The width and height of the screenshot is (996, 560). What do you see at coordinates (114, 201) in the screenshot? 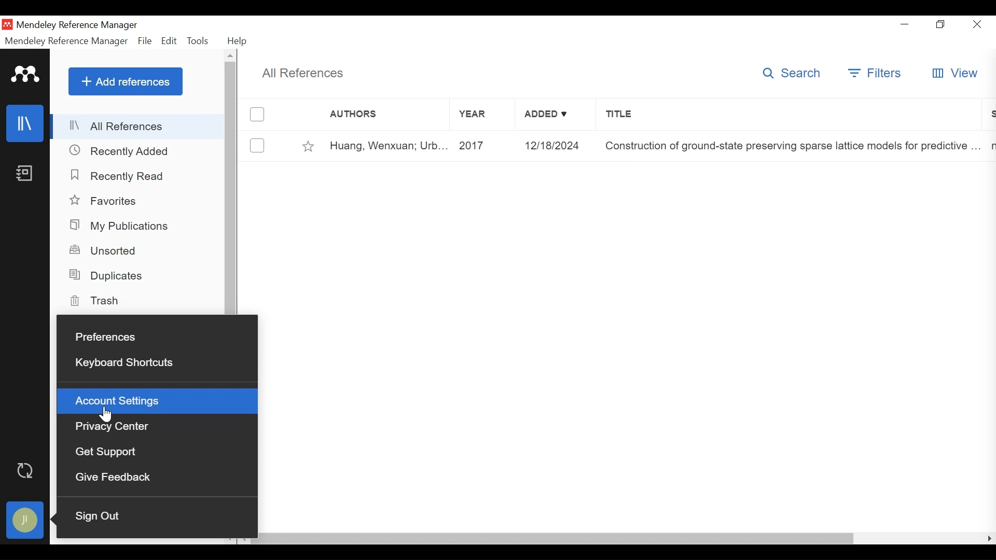
I see `Favorites` at bounding box center [114, 201].